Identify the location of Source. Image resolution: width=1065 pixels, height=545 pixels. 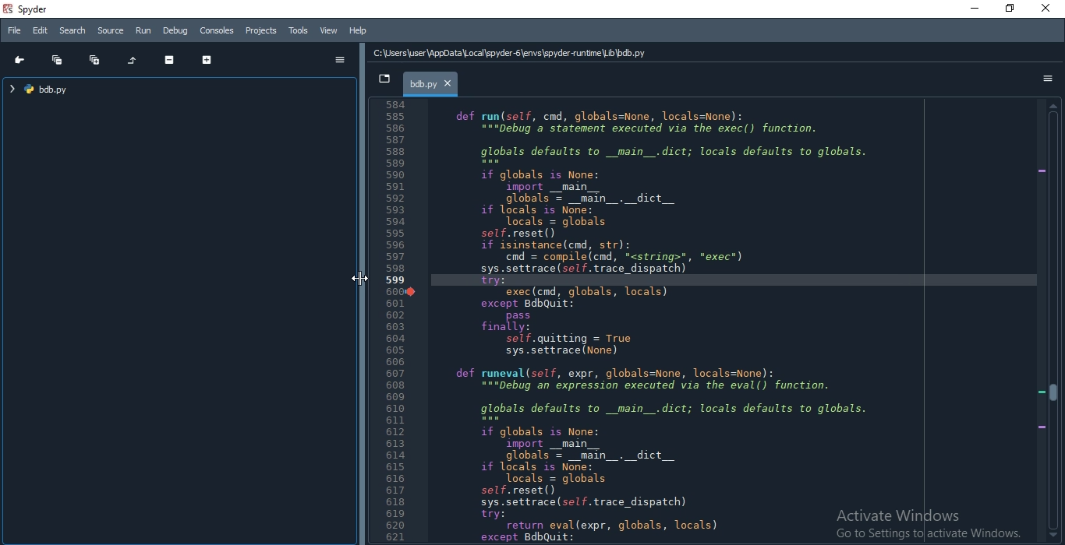
(110, 31).